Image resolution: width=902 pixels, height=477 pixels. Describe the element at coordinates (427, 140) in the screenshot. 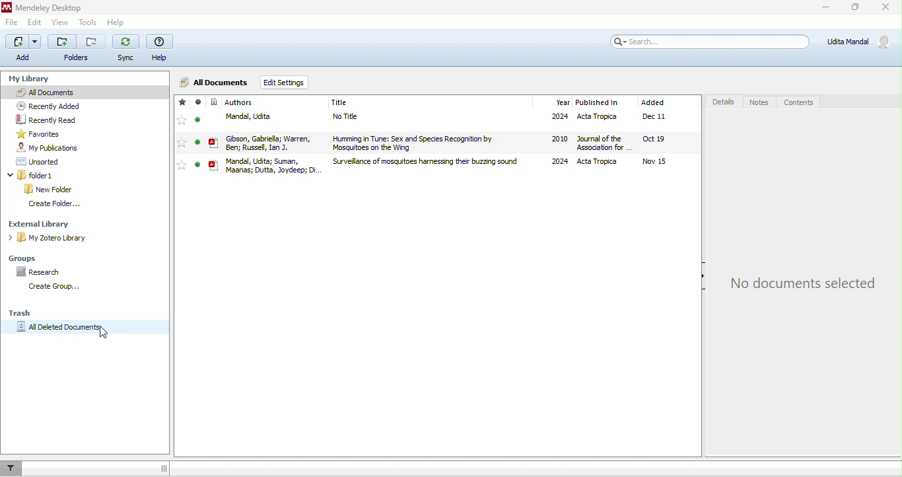

I see `No Title:

Humming in Tune: Sex and Specs Recogriton by
Moscuitoes on the Wing

‘Survellance of mosquitoes hamessing ther buzzing sound` at that location.